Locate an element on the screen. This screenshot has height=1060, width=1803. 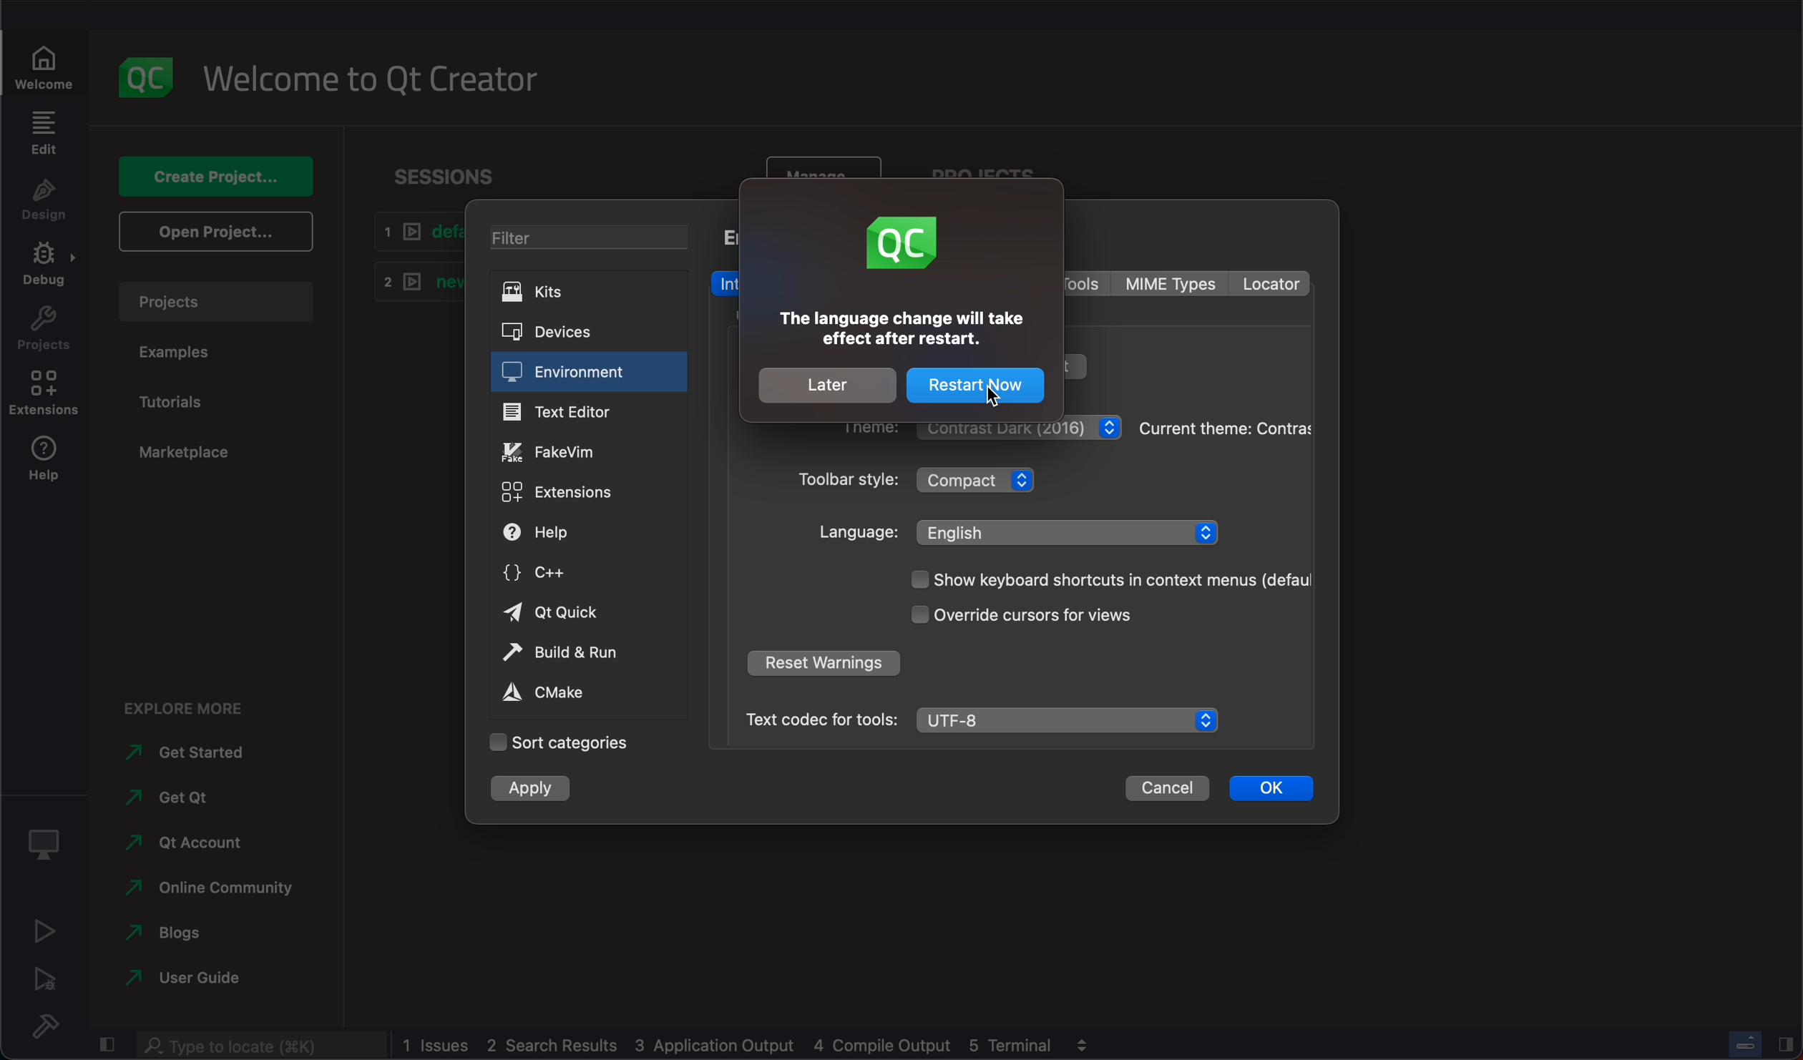
fake is located at coordinates (587, 450).